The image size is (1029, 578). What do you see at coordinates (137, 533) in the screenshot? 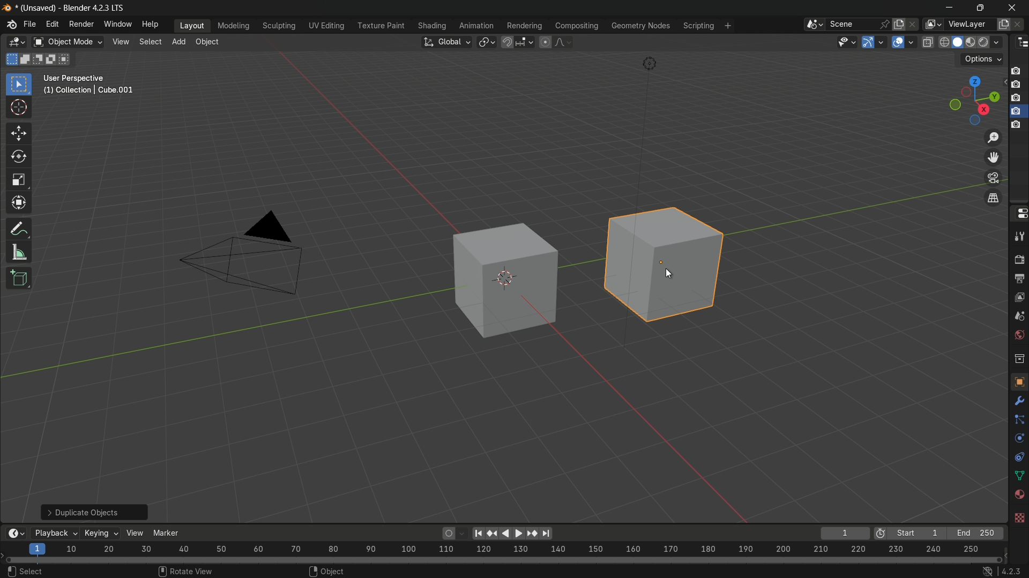
I see `view` at bounding box center [137, 533].